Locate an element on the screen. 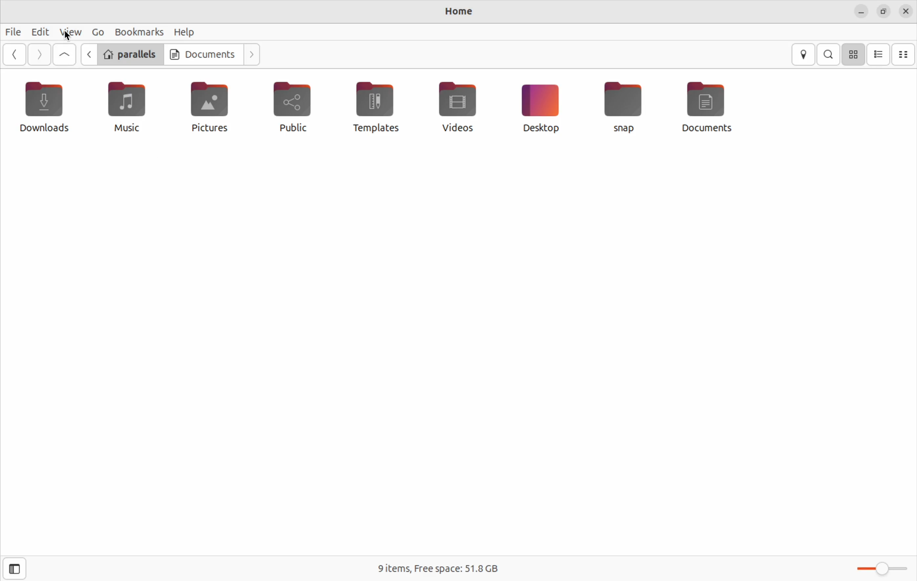 The width and height of the screenshot is (917, 581). Home is located at coordinates (459, 10).